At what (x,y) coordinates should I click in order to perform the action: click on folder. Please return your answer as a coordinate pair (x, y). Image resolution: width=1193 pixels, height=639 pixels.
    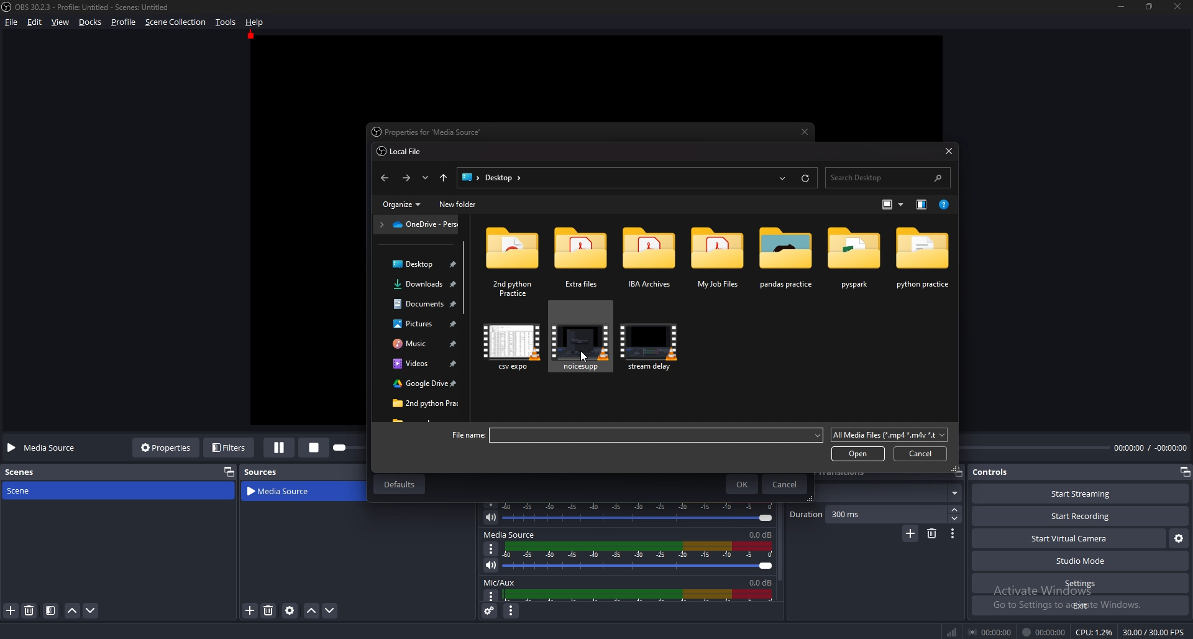
    Looking at the image, I should click on (513, 260).